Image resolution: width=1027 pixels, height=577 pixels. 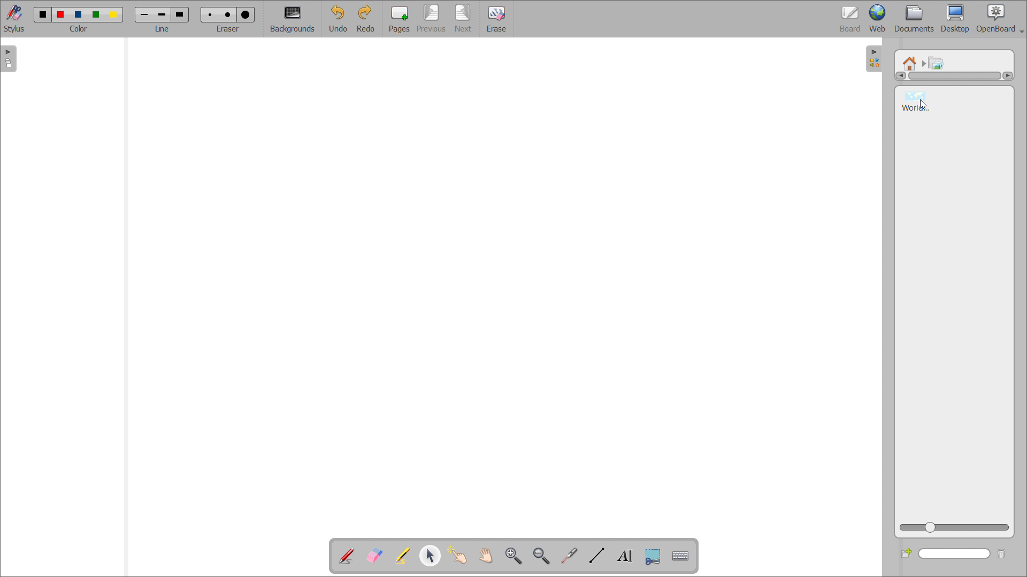 I want to click on erase annotation, so click(x=374, y=556).